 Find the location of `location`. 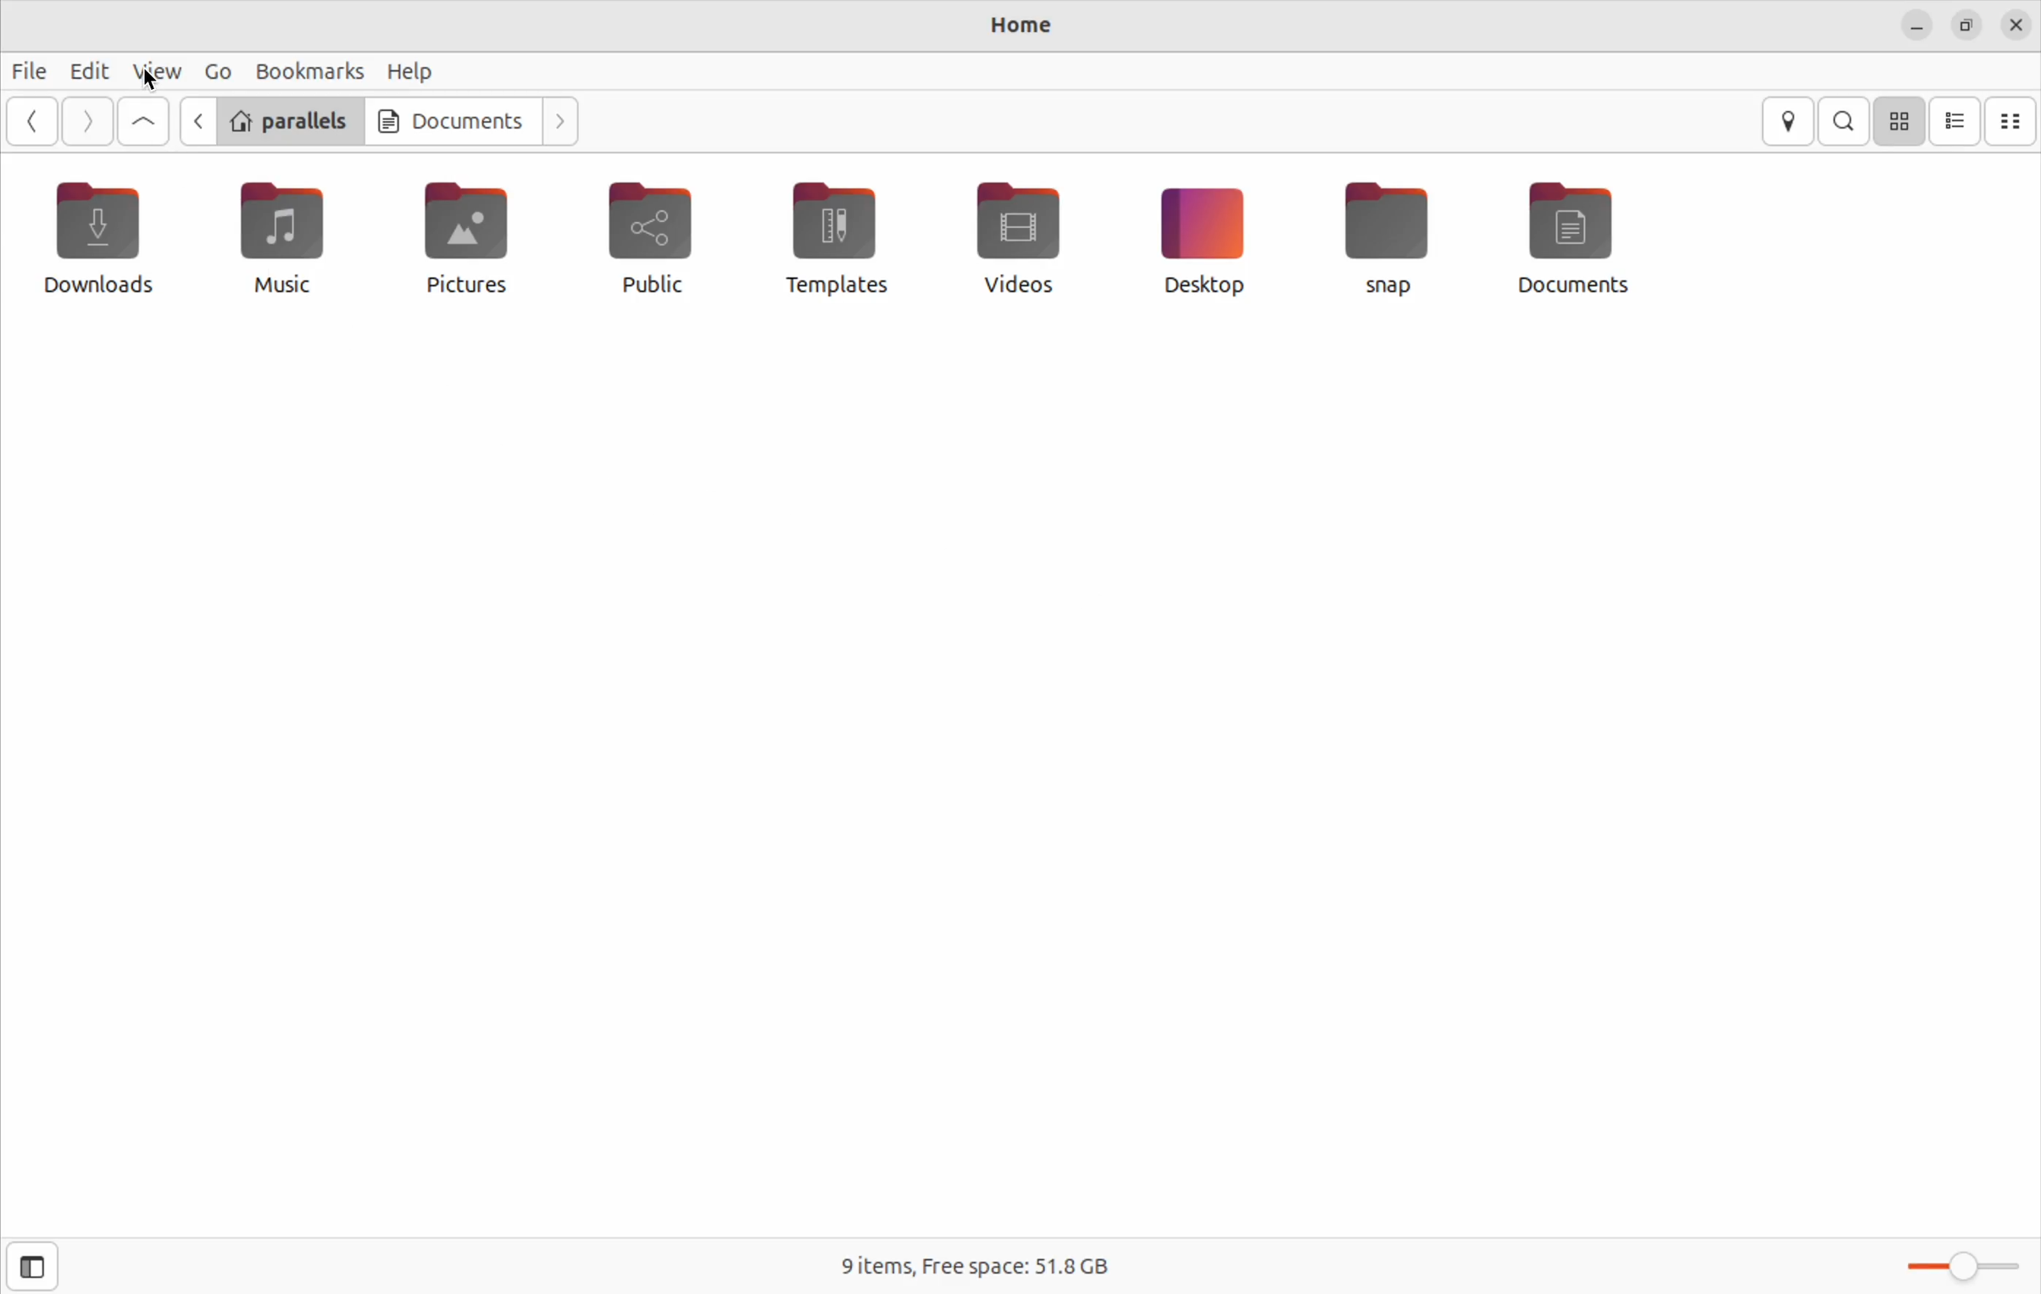

location is located at coordinates (1789, 122).